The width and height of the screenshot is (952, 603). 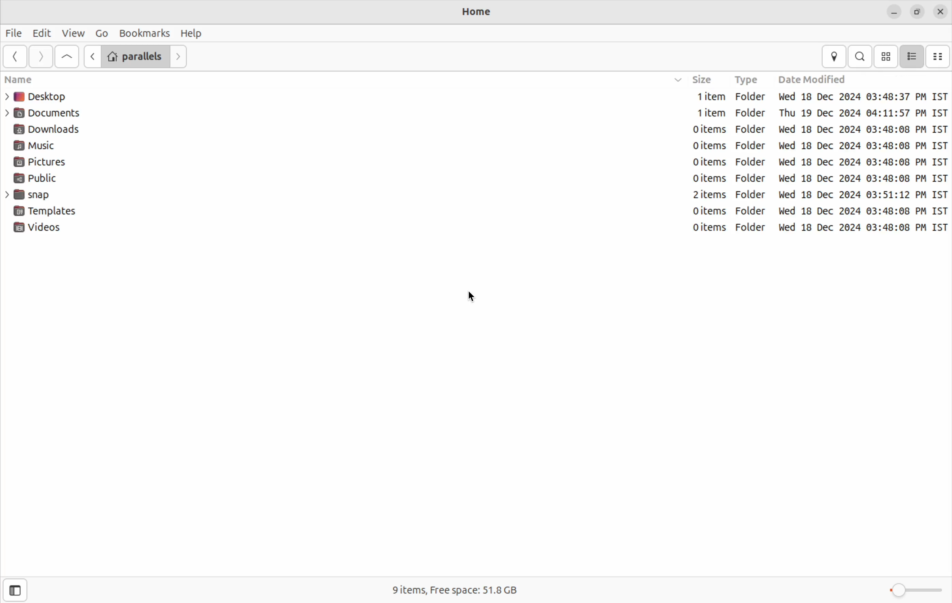 What do you see at coordinates (696, 146) in the screenshot?
I see `0 items` at bounding box center [696, 146].